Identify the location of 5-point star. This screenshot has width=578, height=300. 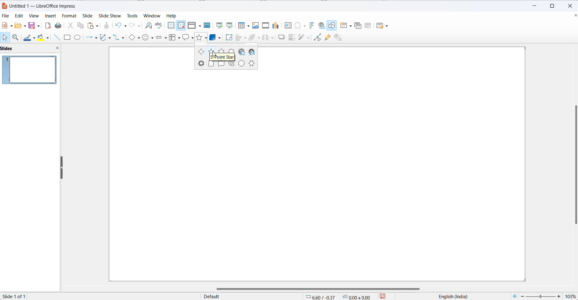
(213, 50).